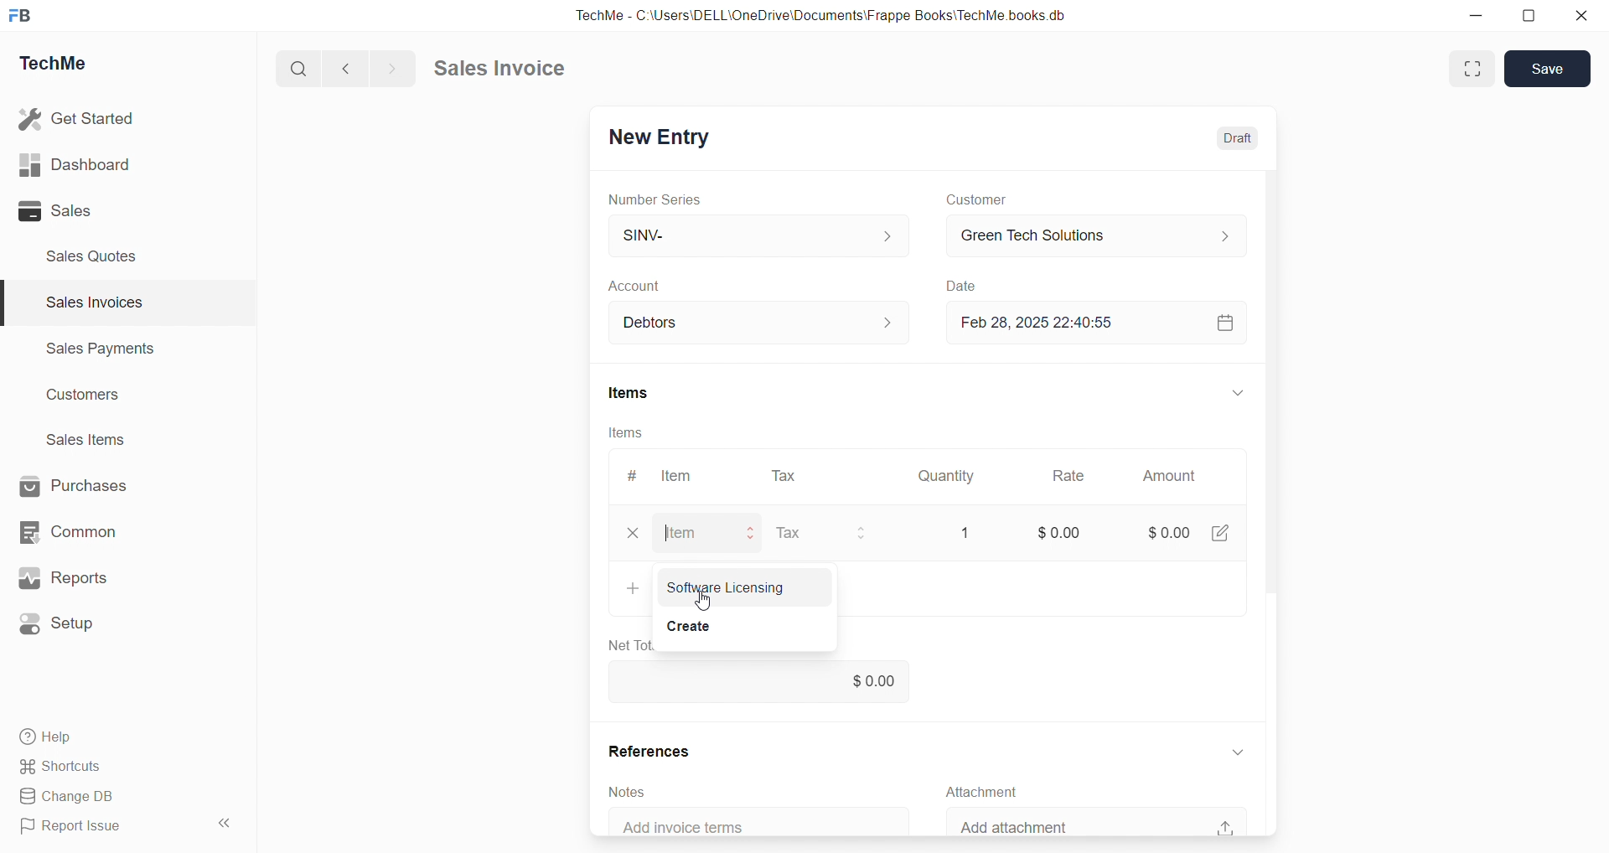 This screenshot has width=1609, height=853. Describe the element at coordinates (784, 477) in the screenshot. I see `Tax` at that location.